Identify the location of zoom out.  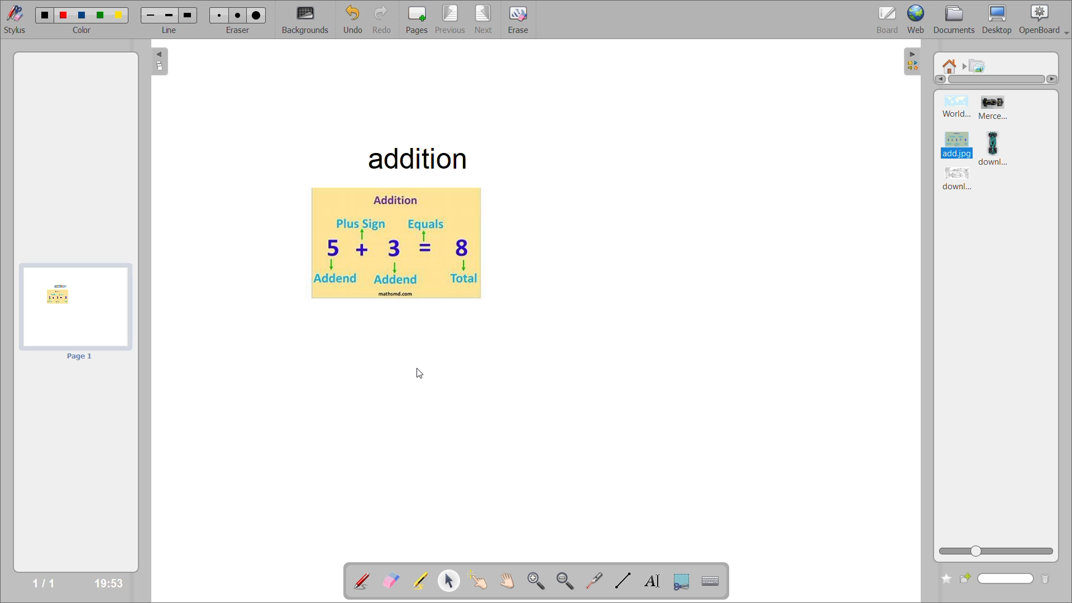
(564, 579).